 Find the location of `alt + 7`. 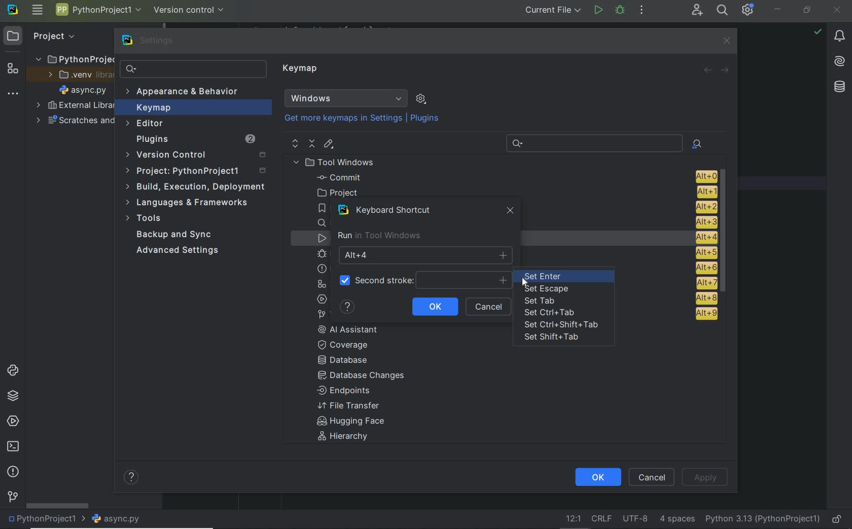

alt + 7 is located at coordinates (706, 283).